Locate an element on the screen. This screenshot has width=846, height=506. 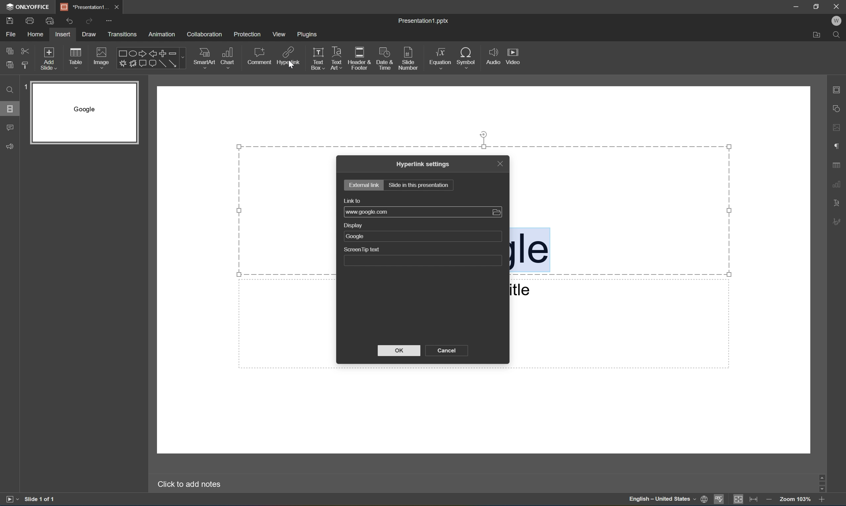
Shapes is located at coordinates (147, 59).